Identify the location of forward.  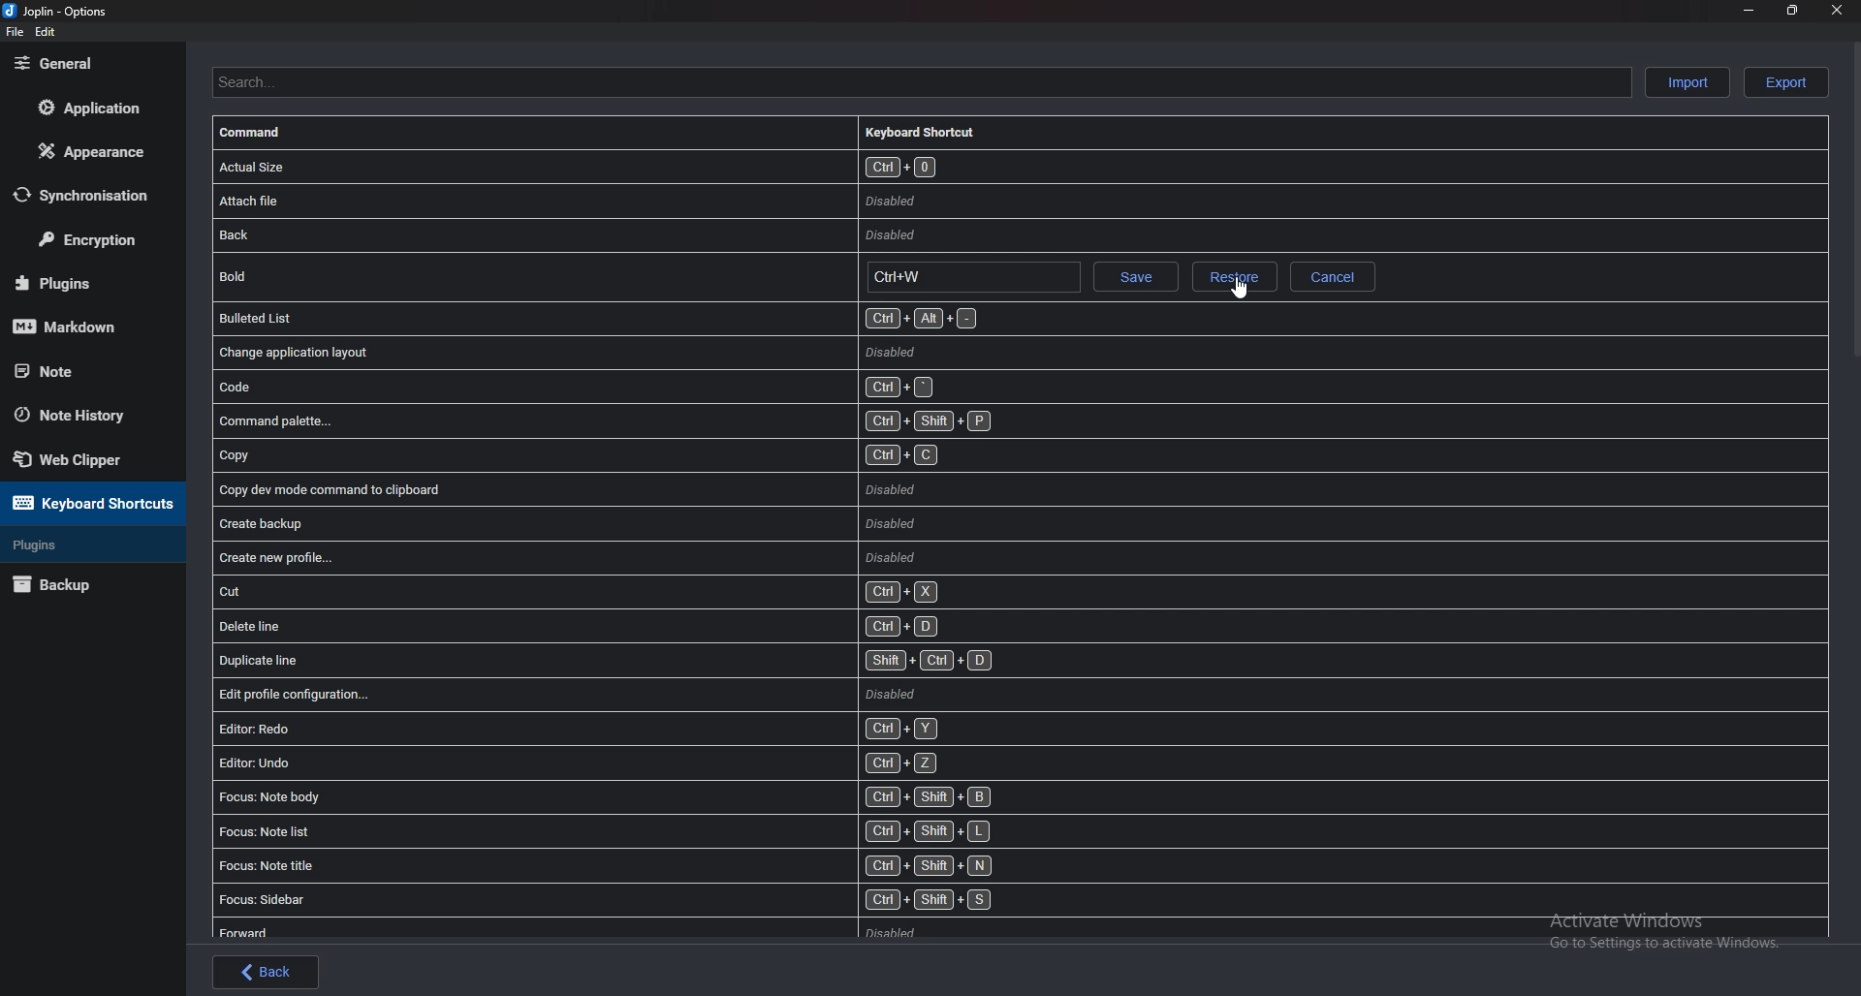
(650, 928).